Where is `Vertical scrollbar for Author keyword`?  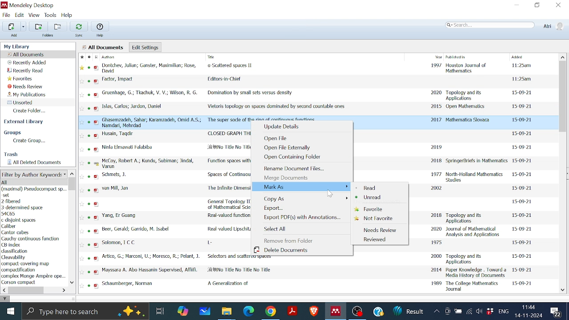 Vertical scrollbar for Author keyword is located at coordinates (72, 184).